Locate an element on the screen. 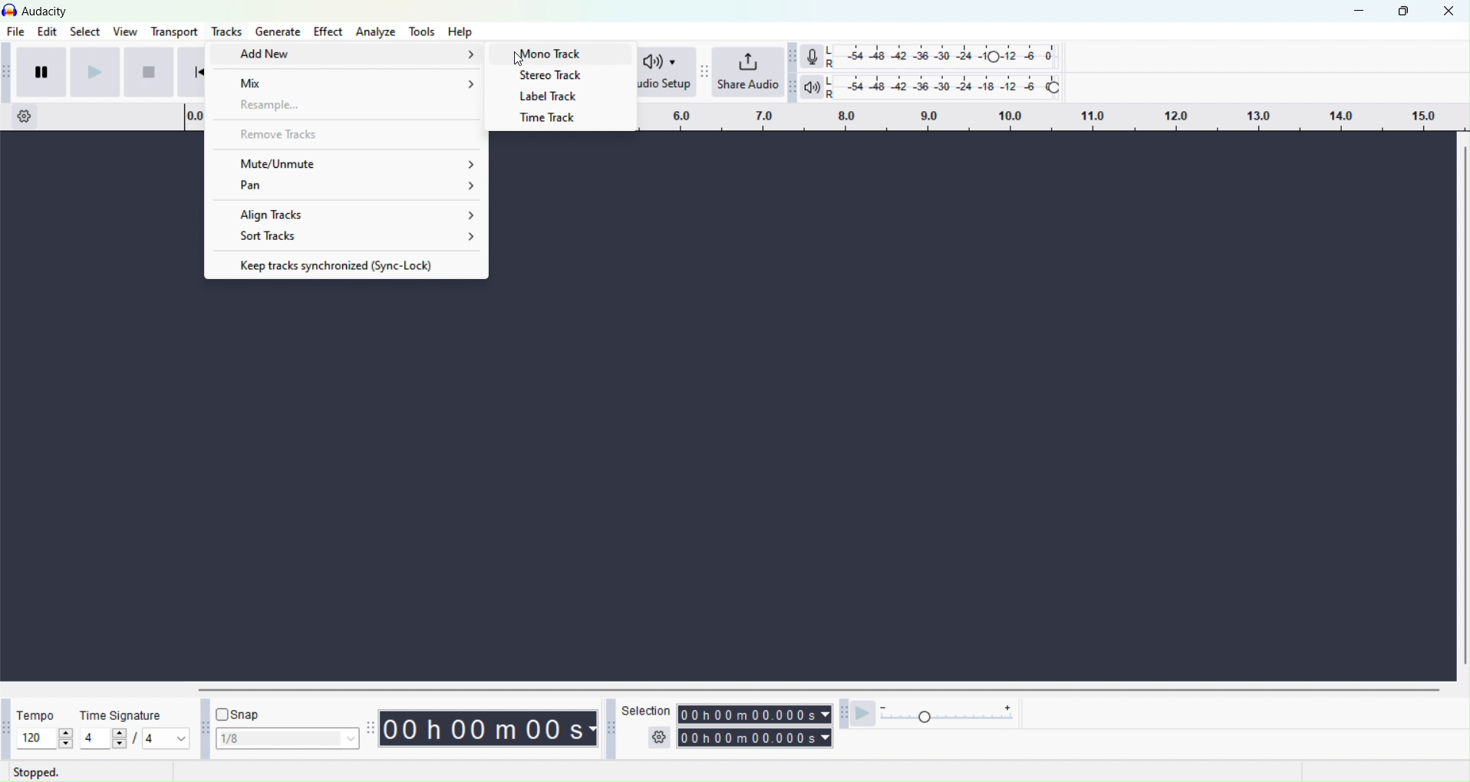  Play at speed is located at coordinates (866, 715).